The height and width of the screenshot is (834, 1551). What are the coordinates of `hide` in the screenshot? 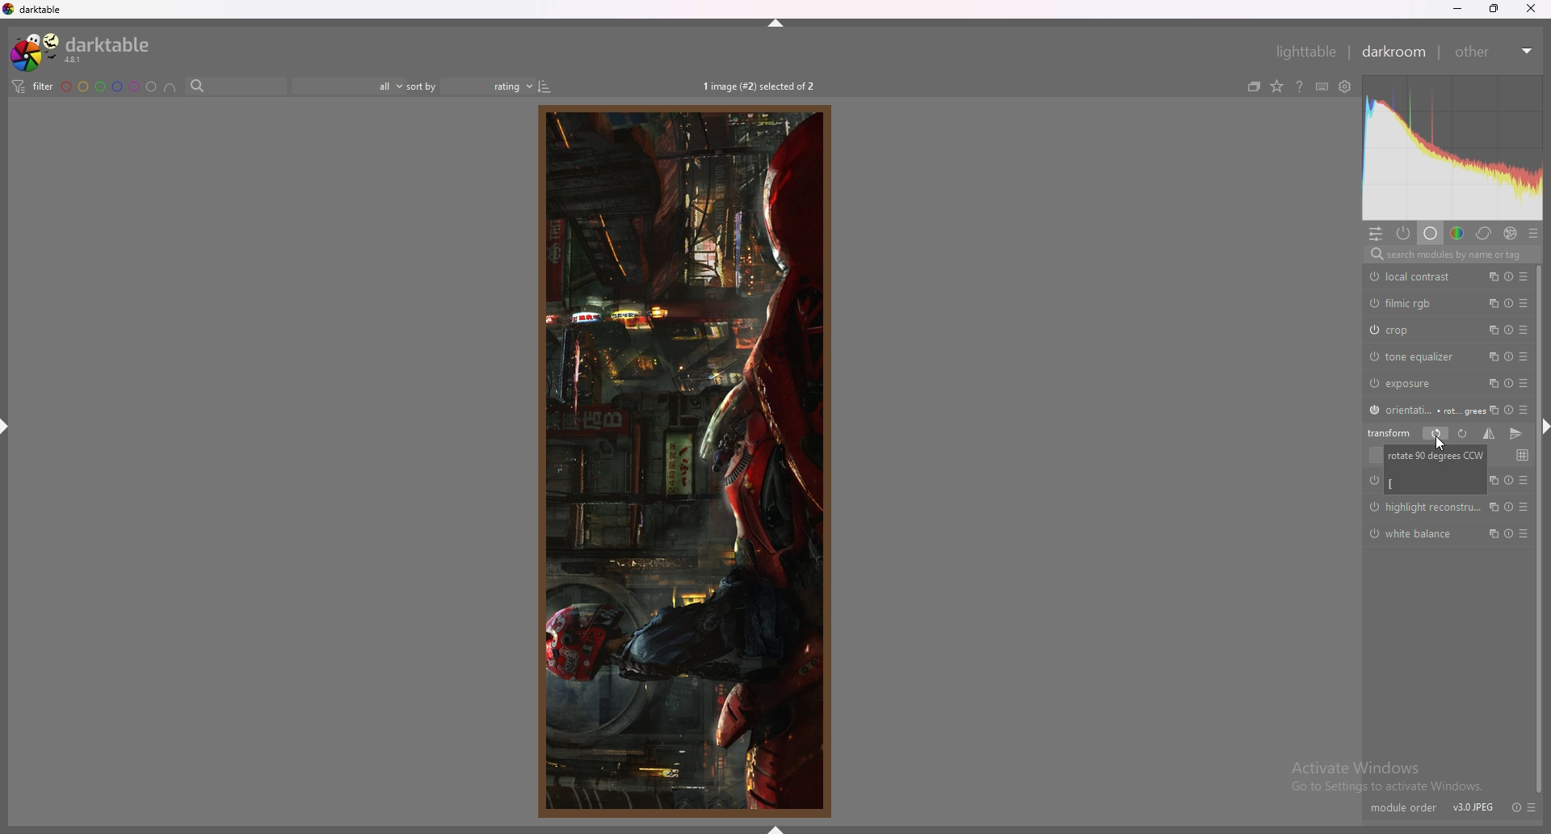 It's located at (10, 431).